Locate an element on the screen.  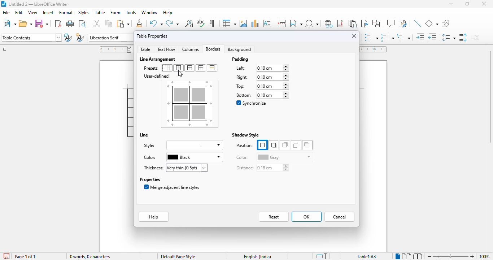
new style from selection is located at coordinates (80, 37).